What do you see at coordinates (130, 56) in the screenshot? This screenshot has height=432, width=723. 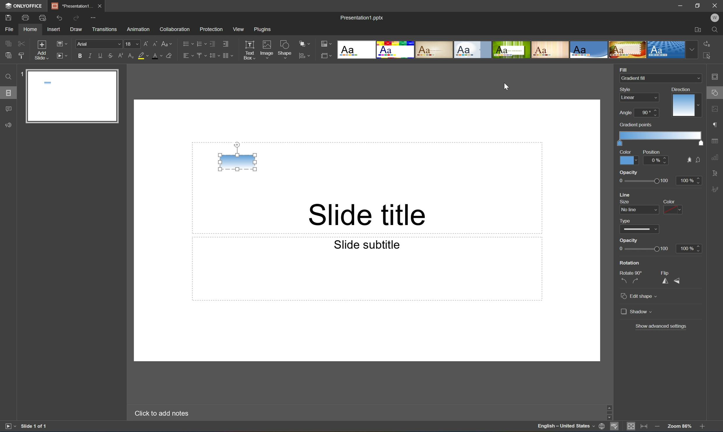 I see `Subscript` at bounding box center [130, 56].